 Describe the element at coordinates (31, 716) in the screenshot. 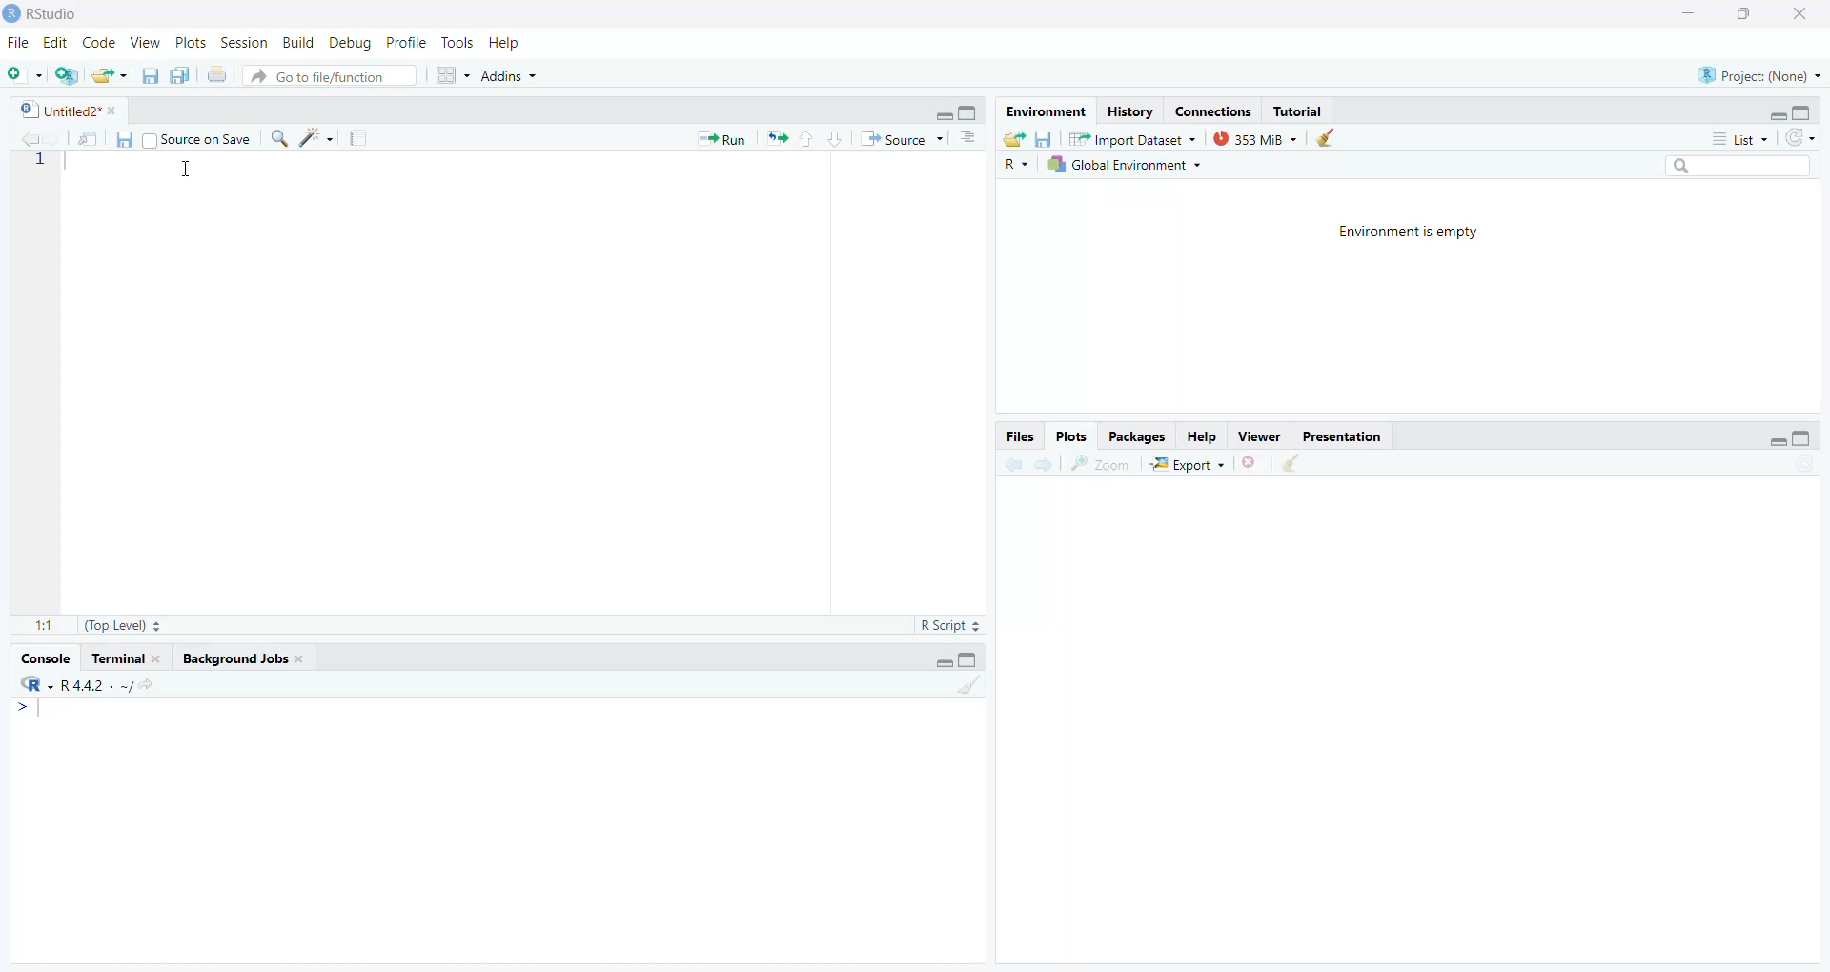

I see `typing cursor` at that location.